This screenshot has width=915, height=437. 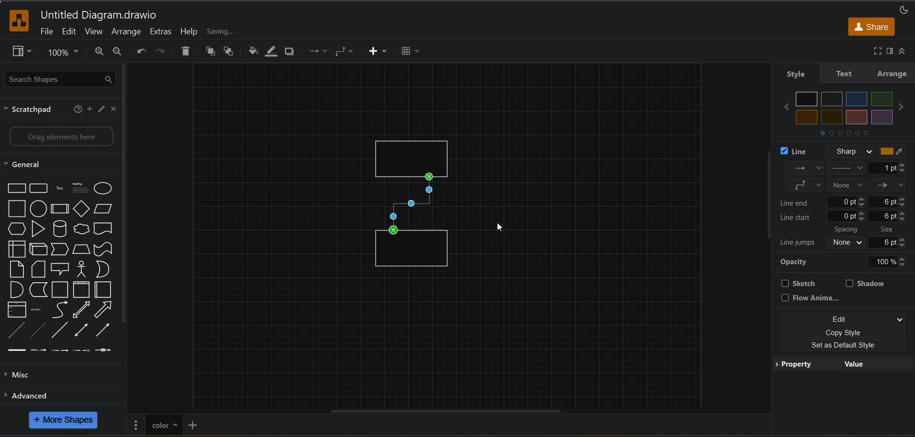 What do you see at coordinates (848, 229) in the screenshot?
I see `Spacing` at bounding box center [848, 229].